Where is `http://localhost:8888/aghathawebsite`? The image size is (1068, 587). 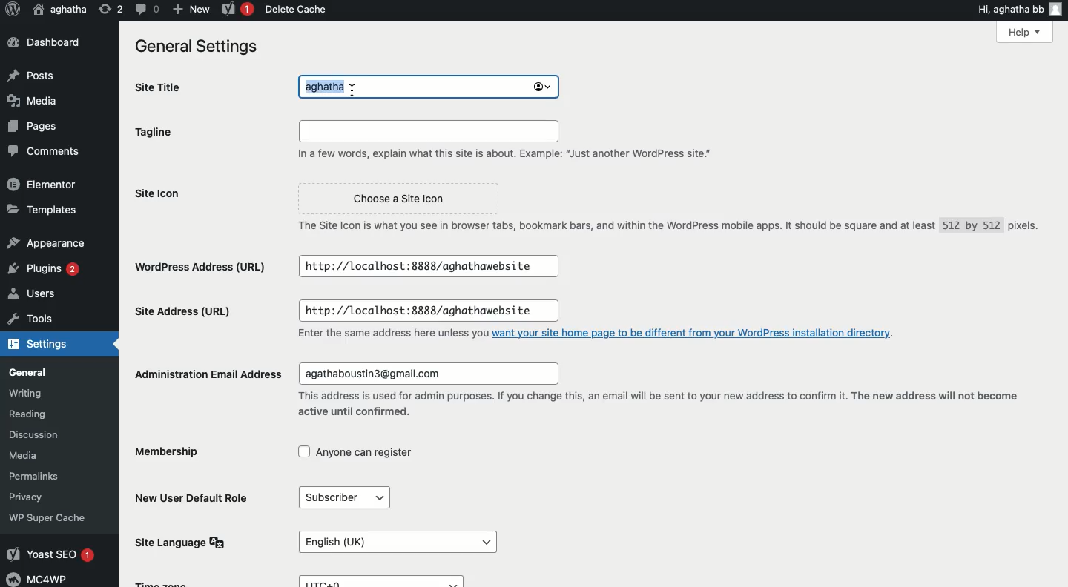 http://localhost:8888/aghathawebsite is located at coordinates (429, 311).